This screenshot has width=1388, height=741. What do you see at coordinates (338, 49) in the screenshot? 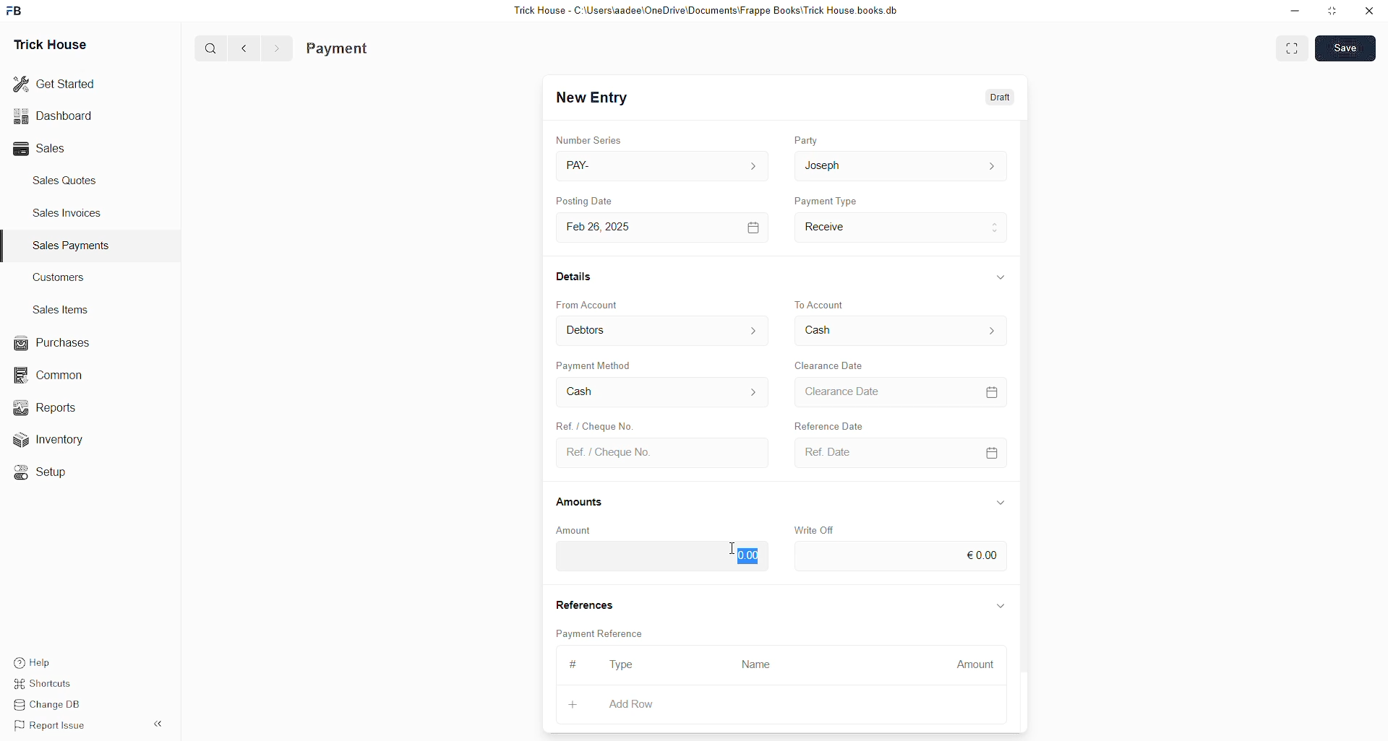
I see `Payment` at bounding box center [338, 49].